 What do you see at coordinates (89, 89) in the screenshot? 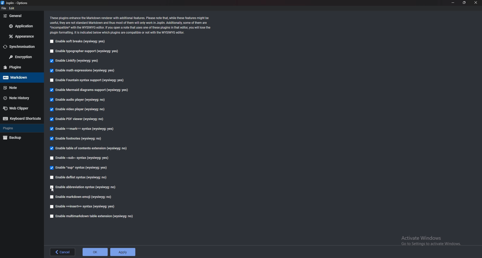
I see `Enable Mermaid diagrams support (wysiwyg: yes)` at bounding box center [89, 89].